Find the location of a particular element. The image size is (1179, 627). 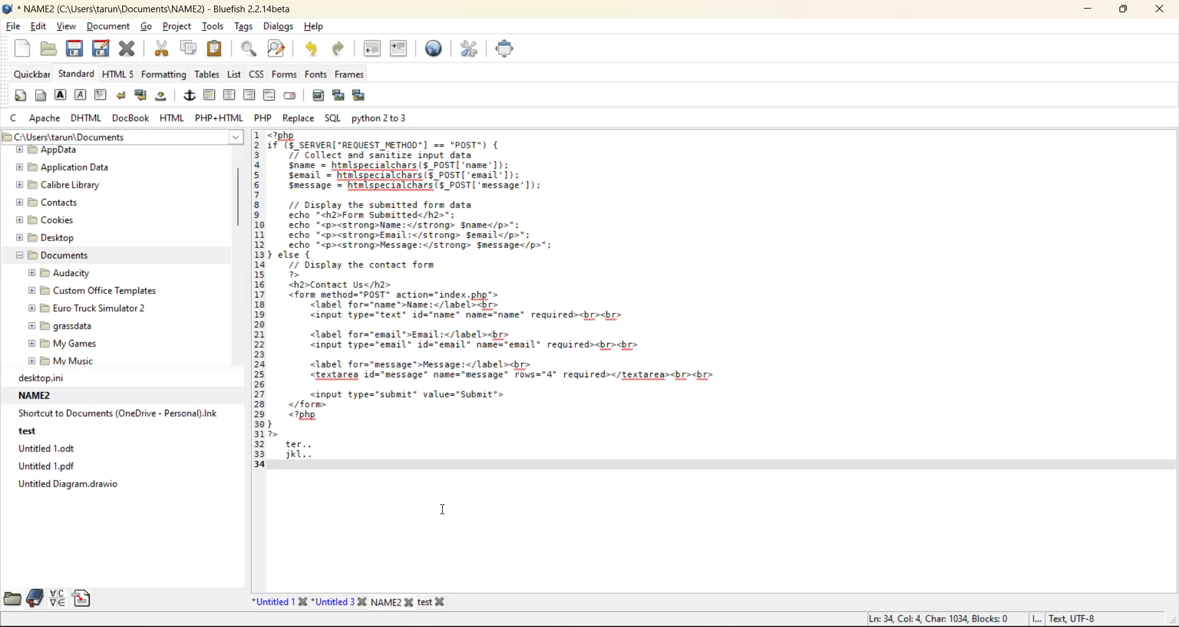

paragraph is located at coordinates (103, 96).